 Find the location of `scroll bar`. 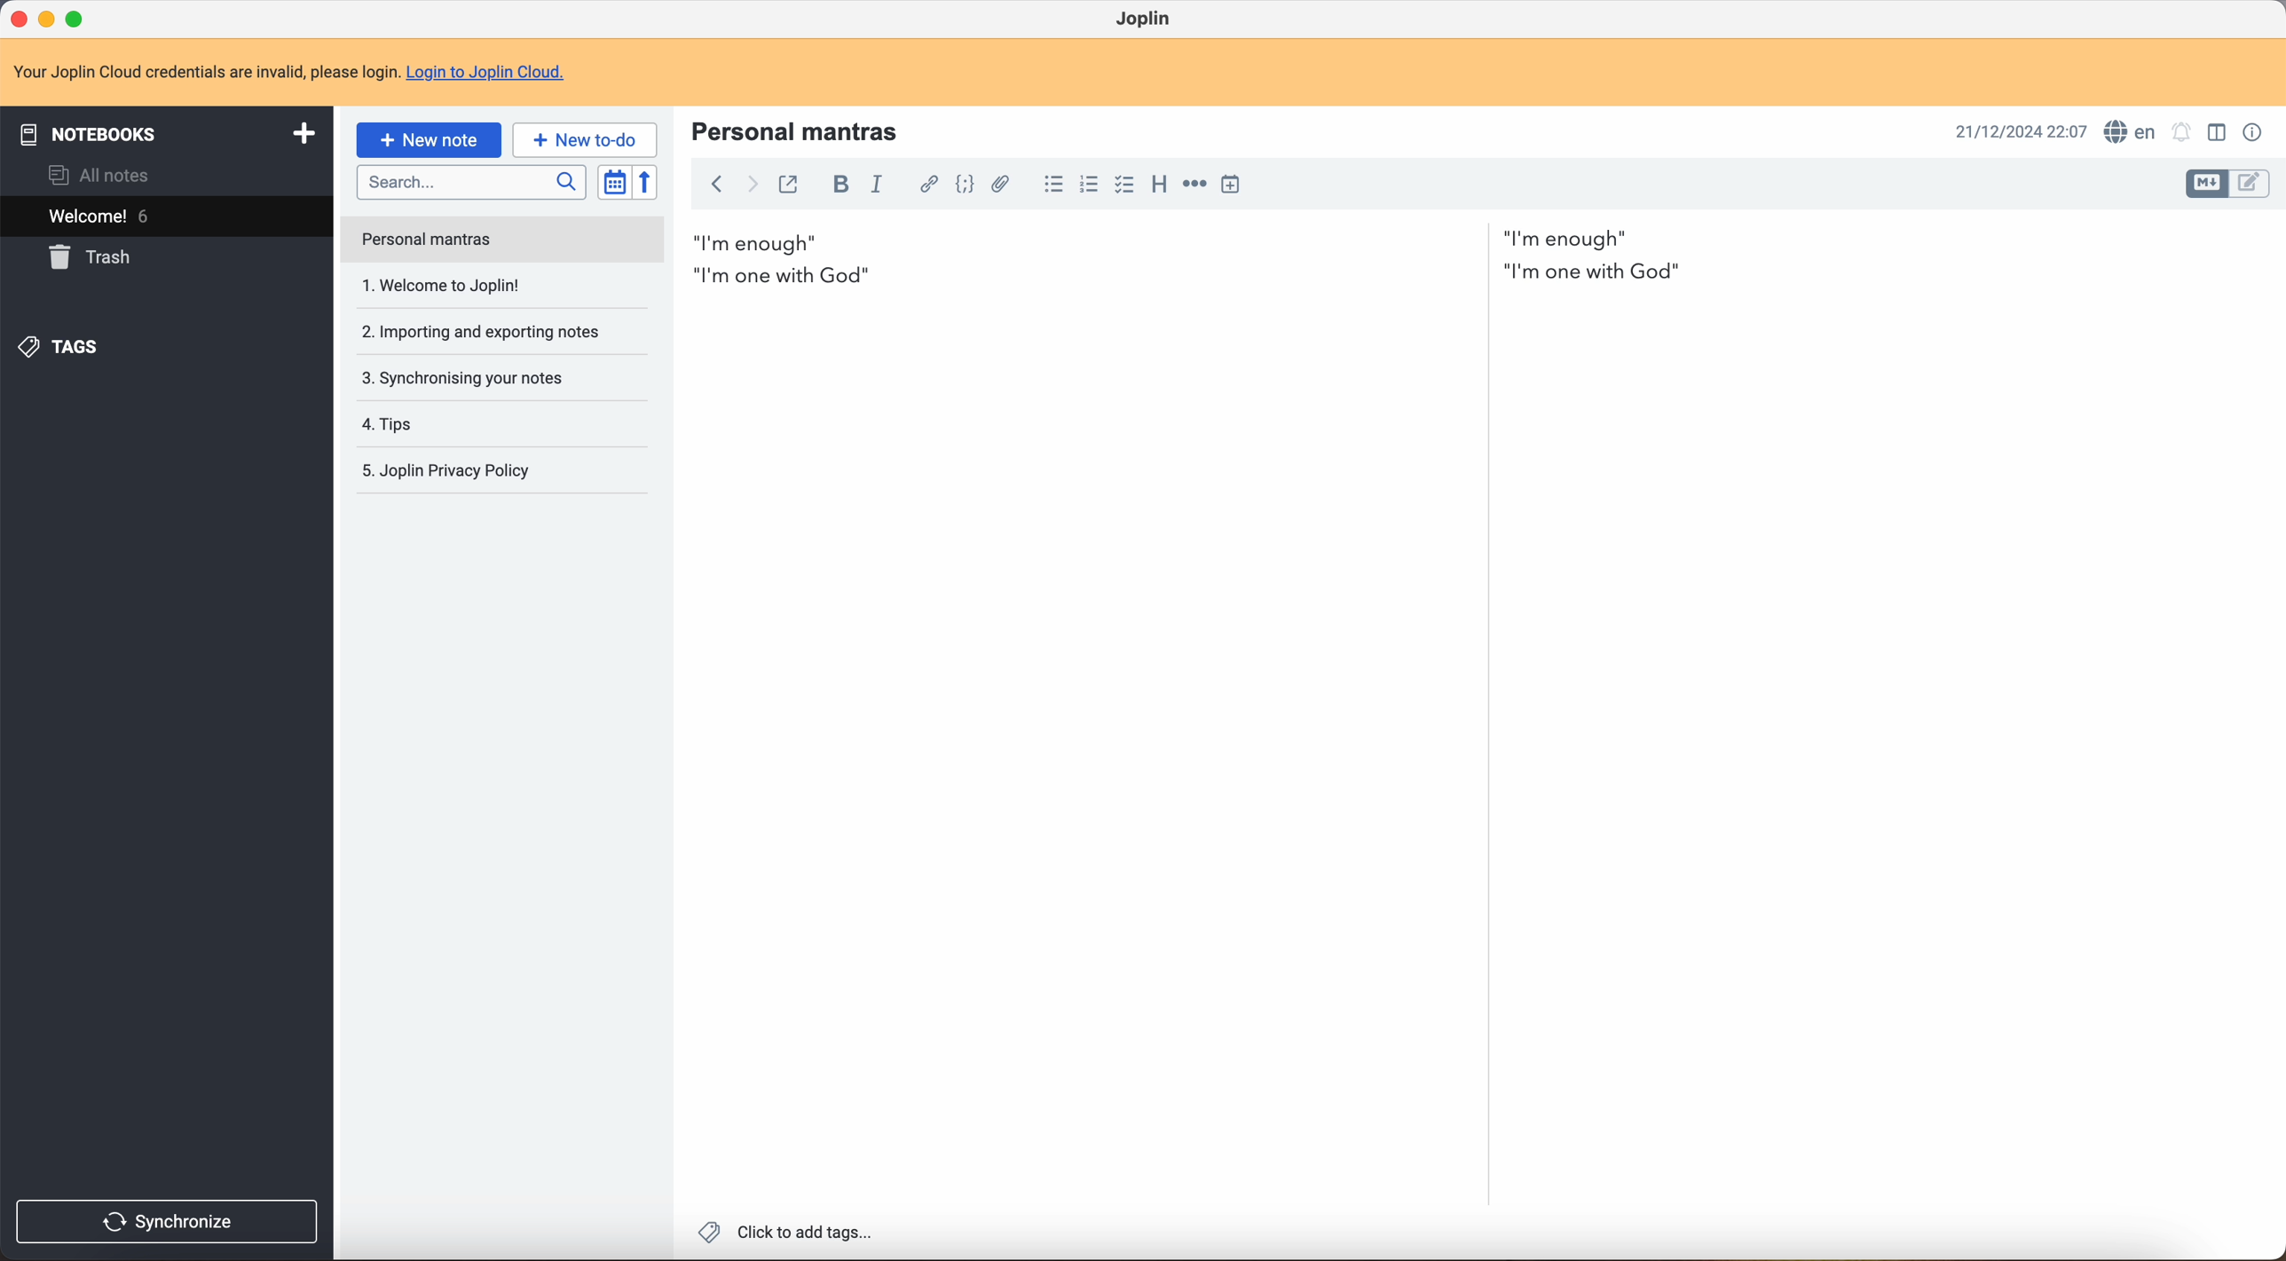

scroll bar is located at coordinates (2272, 559).